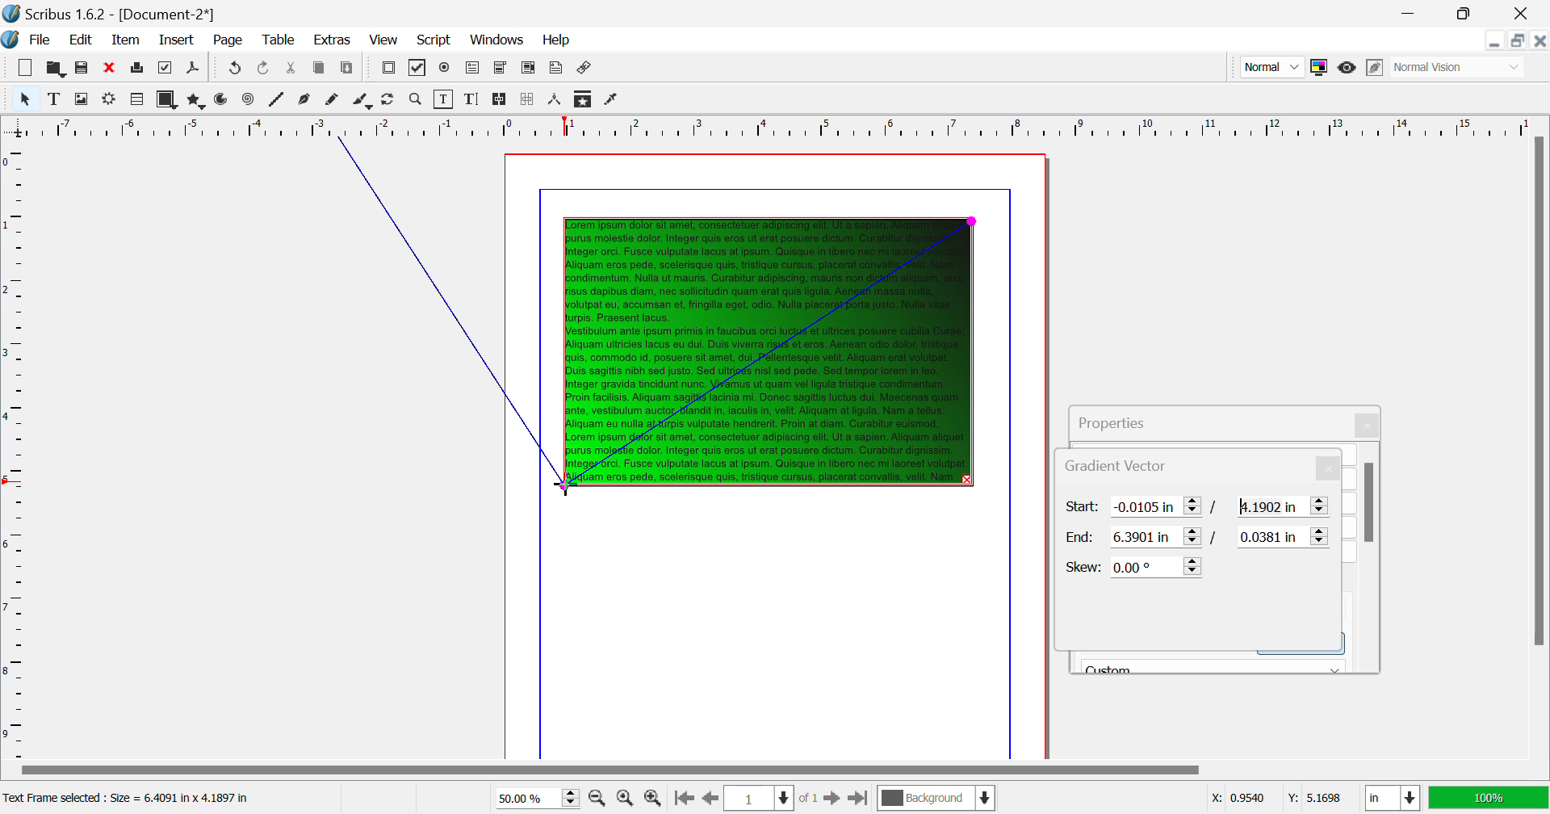  I want to click on Paste, so click(349, 70).